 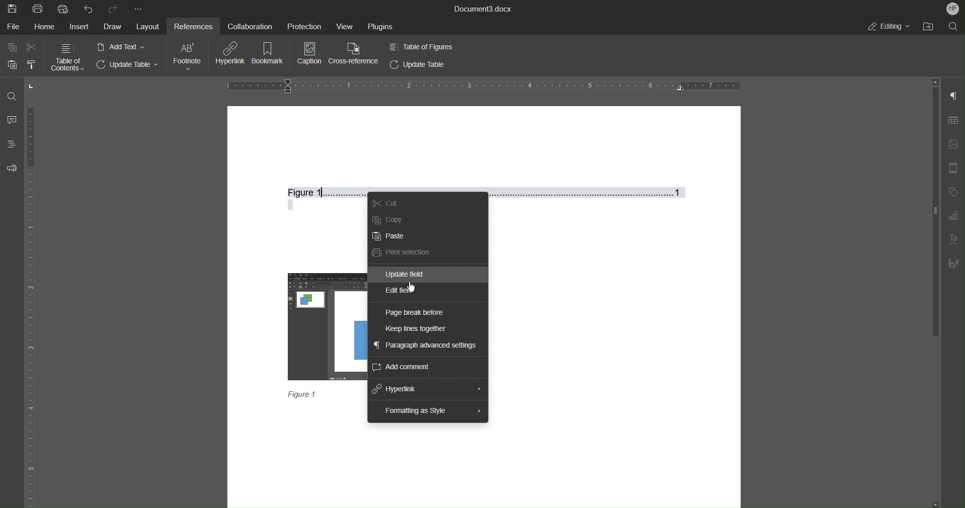 What do you see at coordinates (10, 64) in the screenshot?
I see `Paste` at bounding box center [10, 64].